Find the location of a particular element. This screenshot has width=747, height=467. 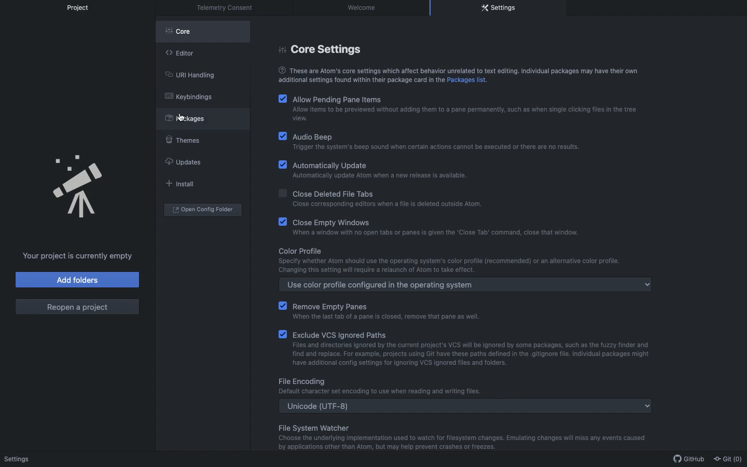

Reopen a project is located at coordinates (77, 307).